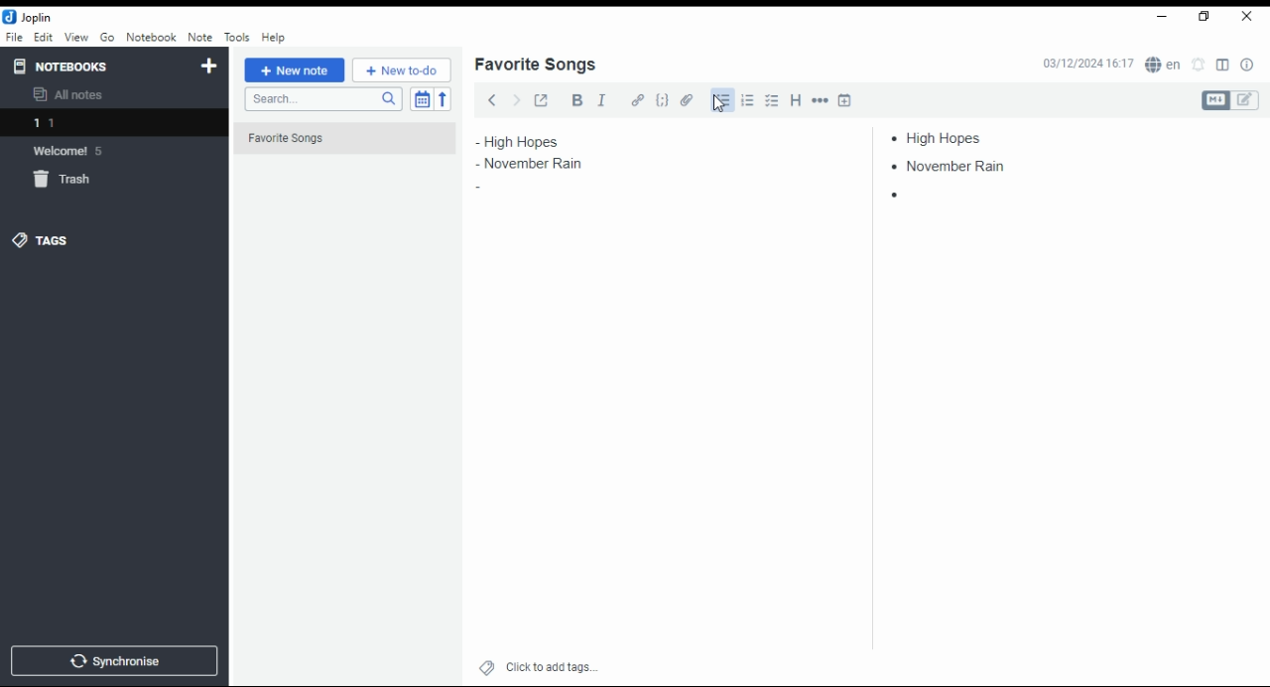 This screenshot has width=1270, height=687. I want to click on view, so click(76, 38).